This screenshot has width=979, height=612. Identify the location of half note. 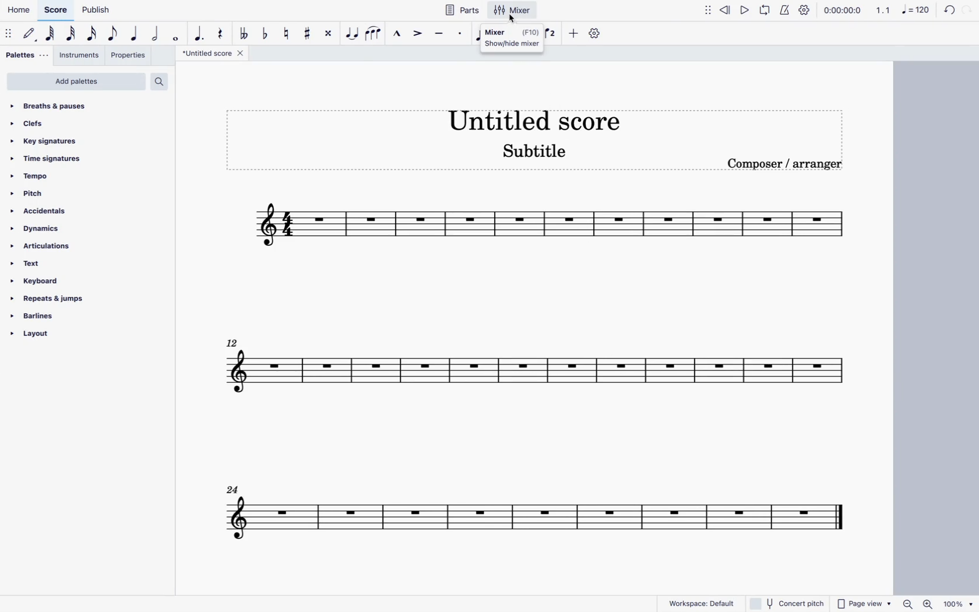
(156, 34).